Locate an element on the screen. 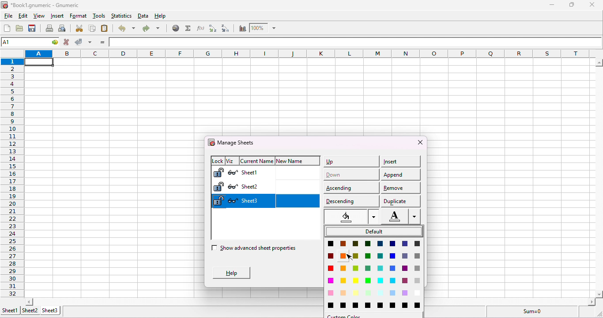  select color is located at coordinates (353, 216).